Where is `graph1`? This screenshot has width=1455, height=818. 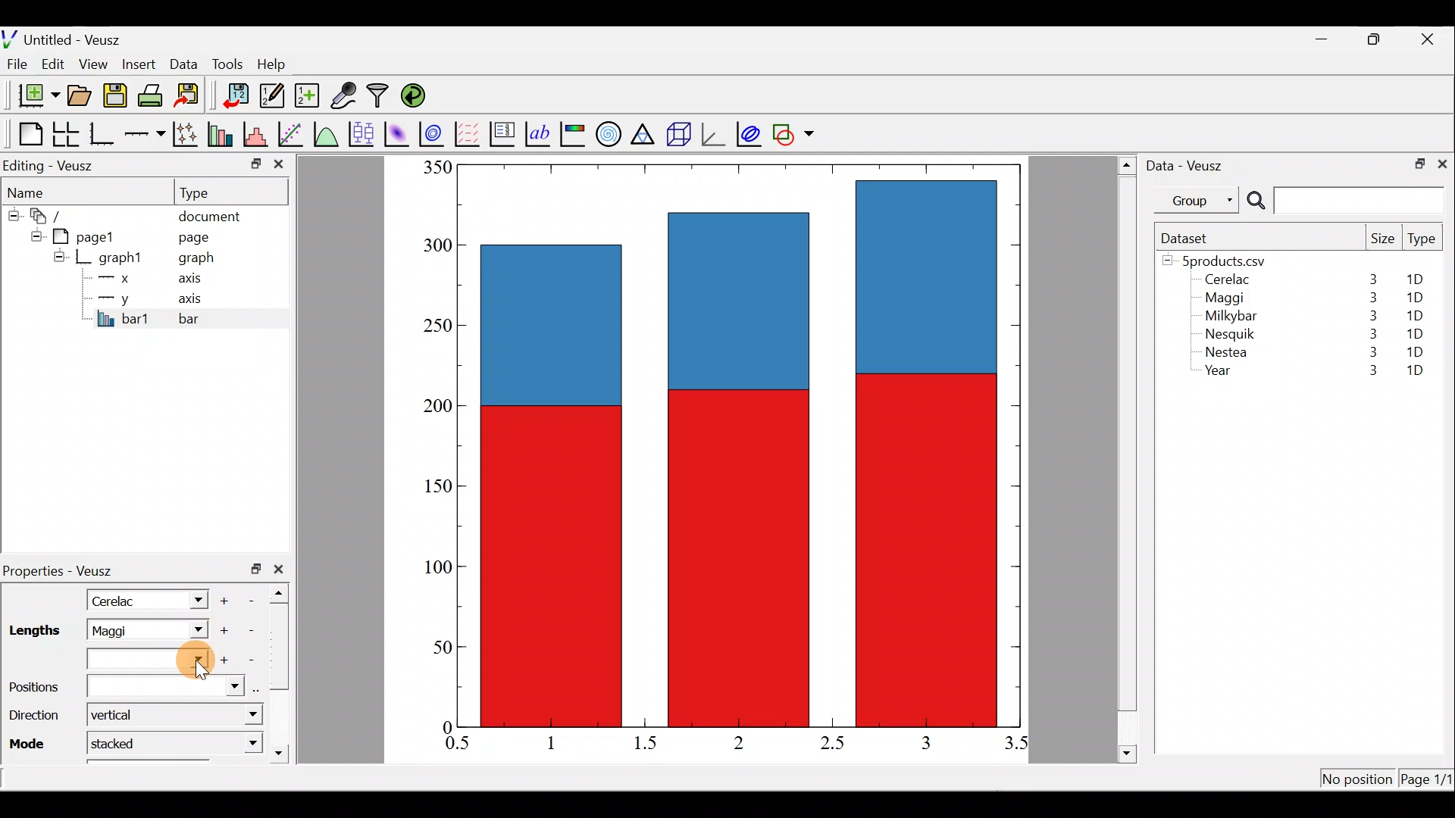 graph1 is located at coordinates (121, 258).